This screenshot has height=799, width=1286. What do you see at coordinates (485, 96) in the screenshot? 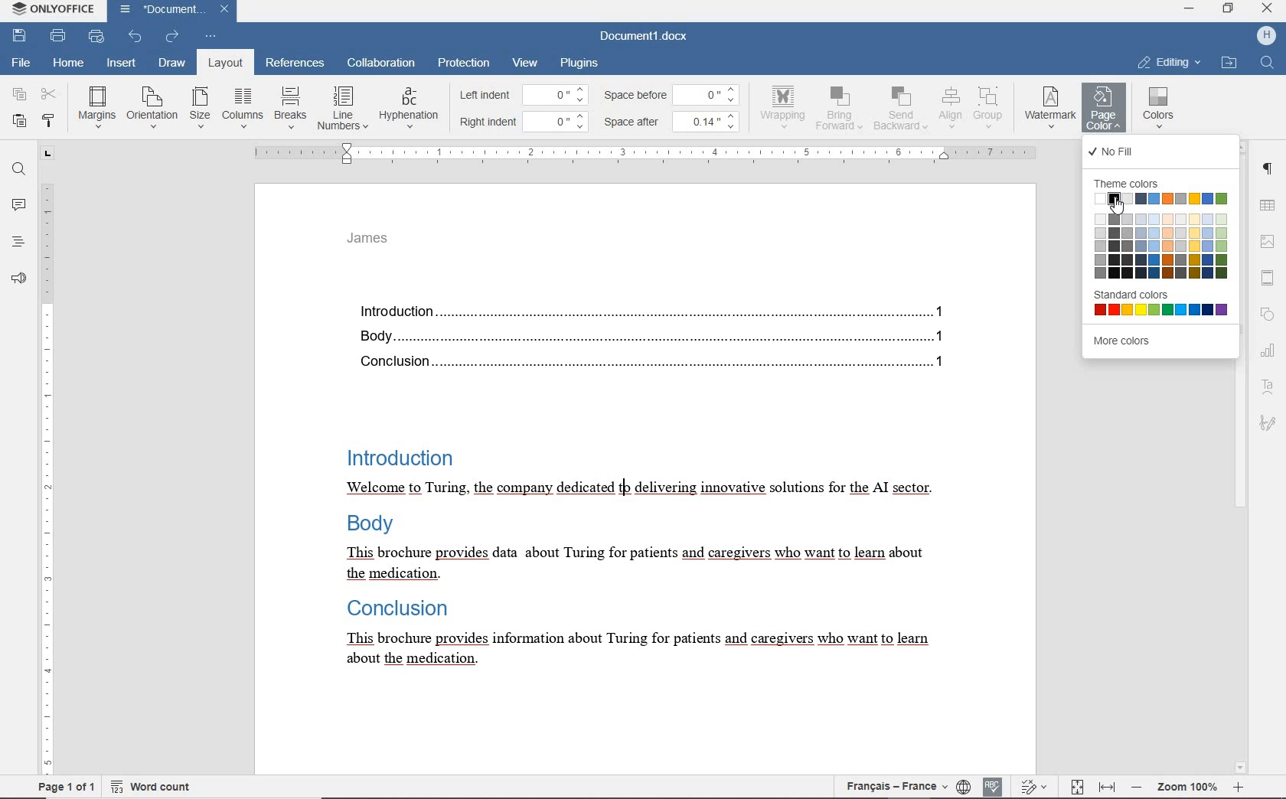
I see `left indent` at bounding box center [485, 96].